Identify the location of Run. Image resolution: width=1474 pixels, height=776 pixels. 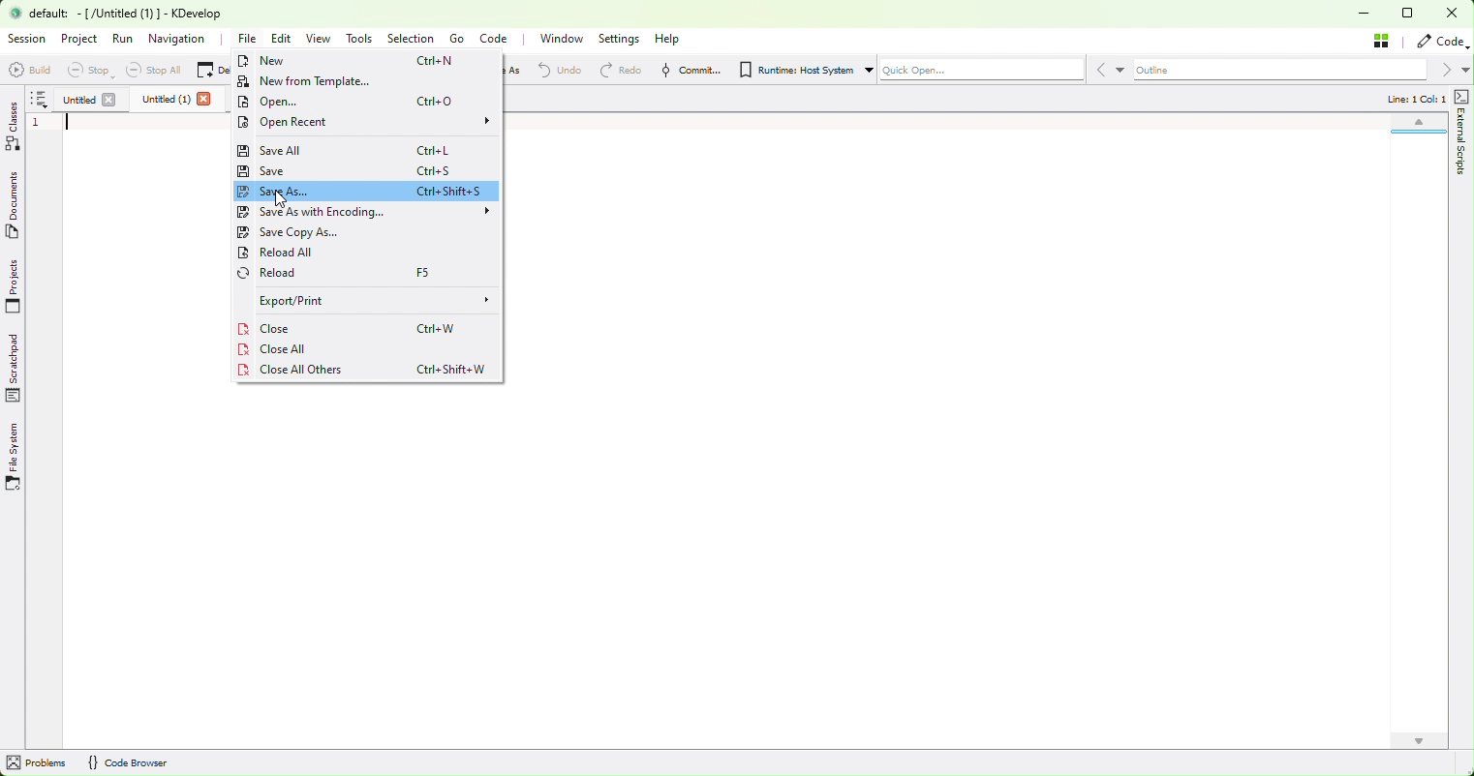
(126, 39).